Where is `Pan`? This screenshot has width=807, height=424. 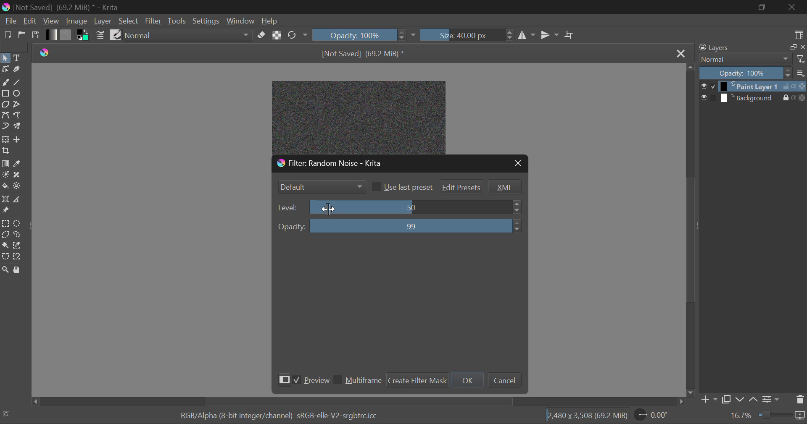
Pan is located at coordinates (19, 270).